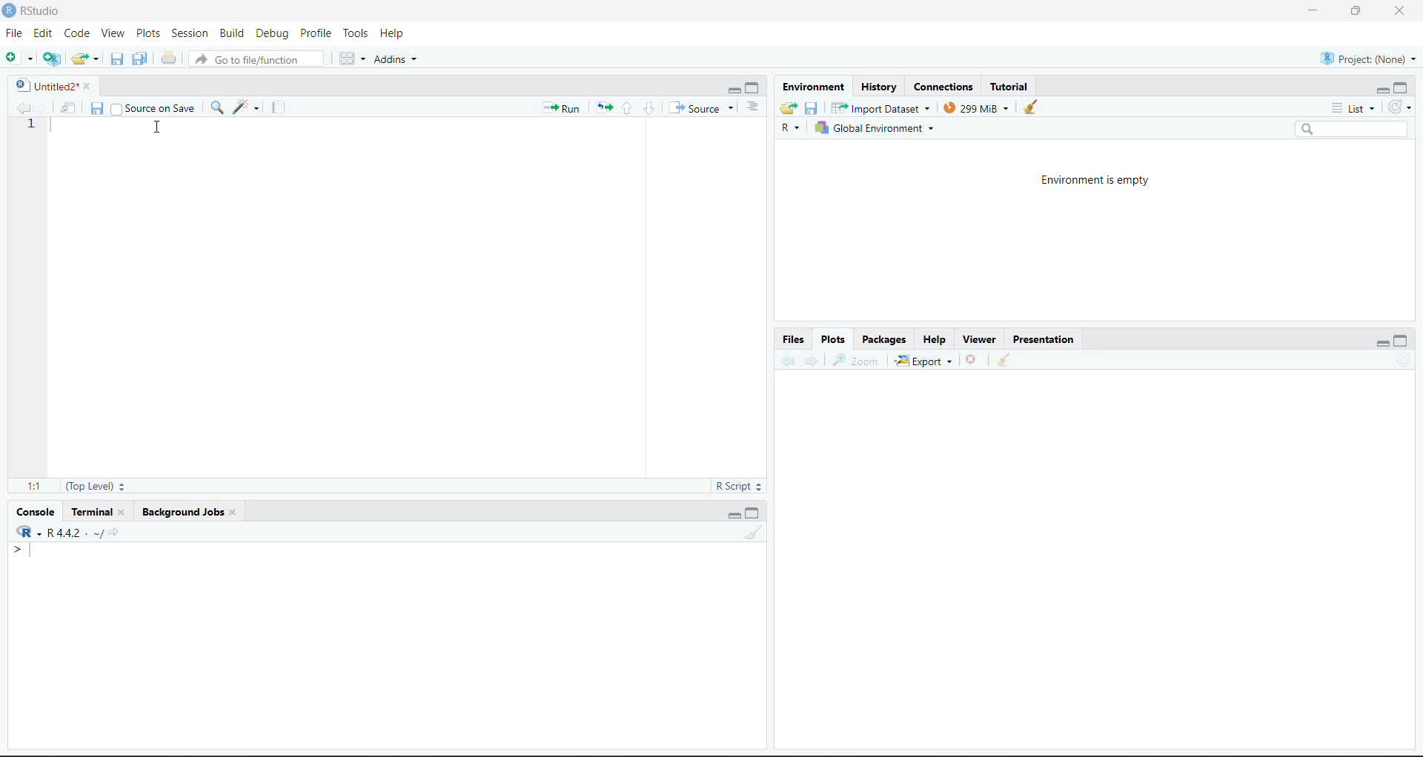  I want to click on Presentation, so click(1044, 339).